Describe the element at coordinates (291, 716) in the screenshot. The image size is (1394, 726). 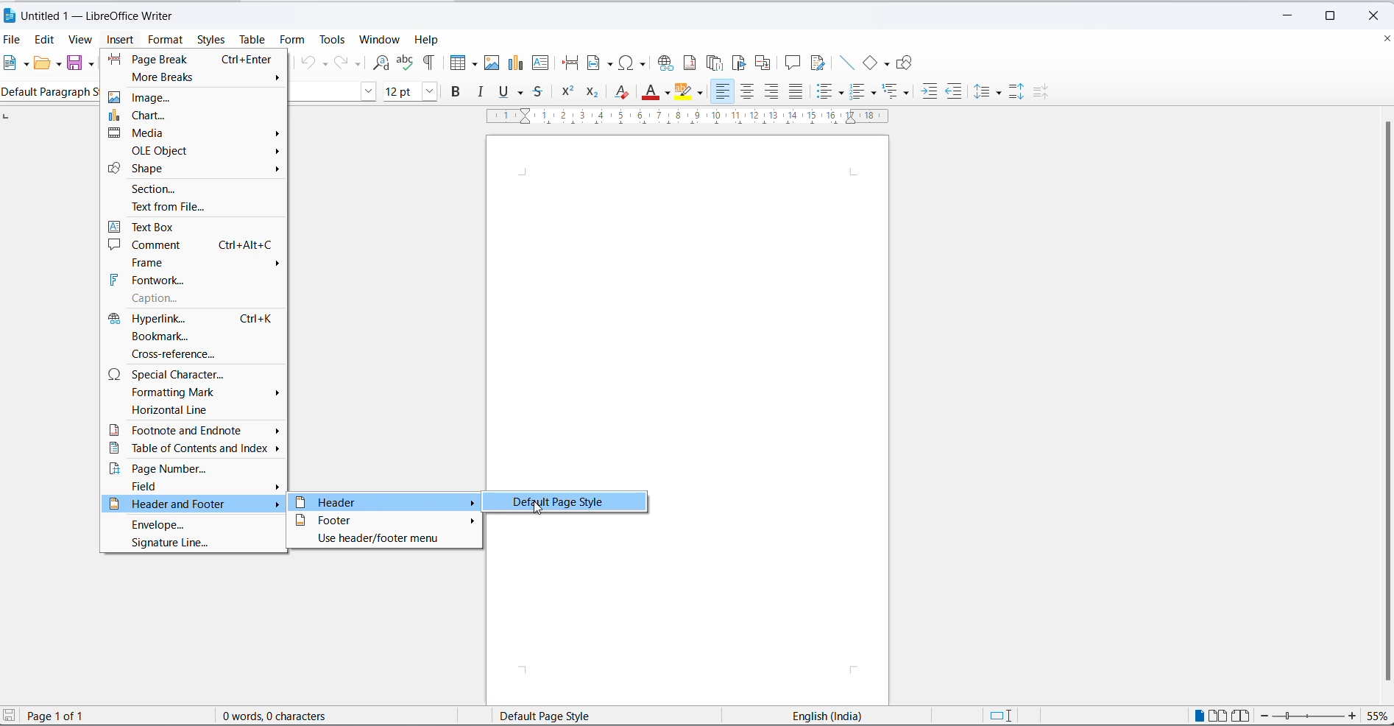
I see `0 words, 0 characters` at that location.